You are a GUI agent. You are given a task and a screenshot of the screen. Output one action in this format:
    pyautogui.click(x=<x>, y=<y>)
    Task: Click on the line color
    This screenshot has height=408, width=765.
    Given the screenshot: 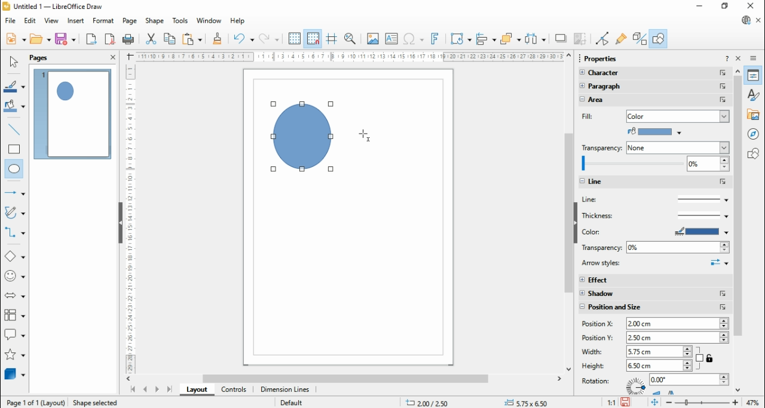 What is the action you would take?
    pyautogui.click(x=16, y=86)
    